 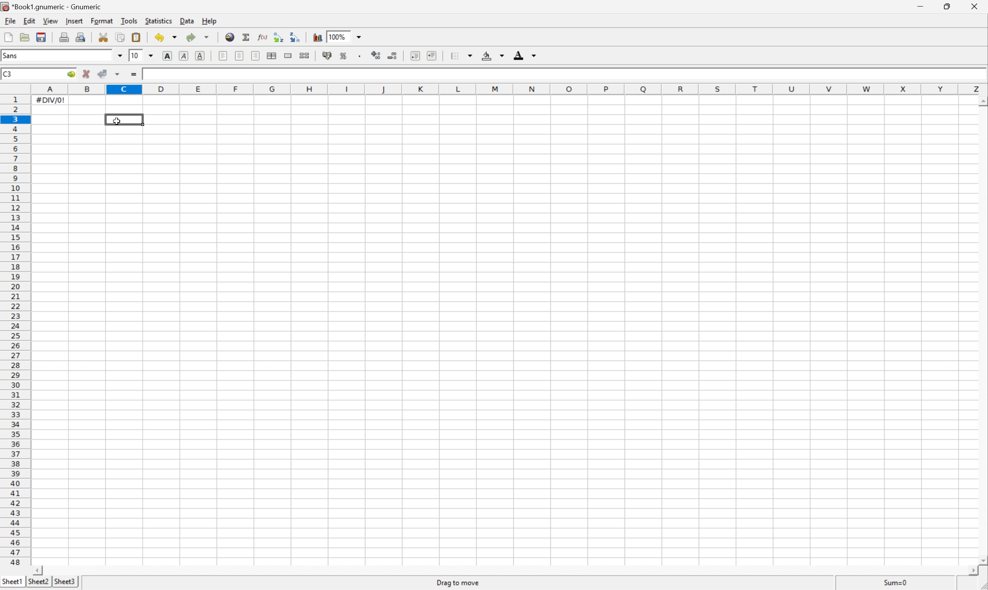 I want to click on Italic, so click(x=183, y=56).